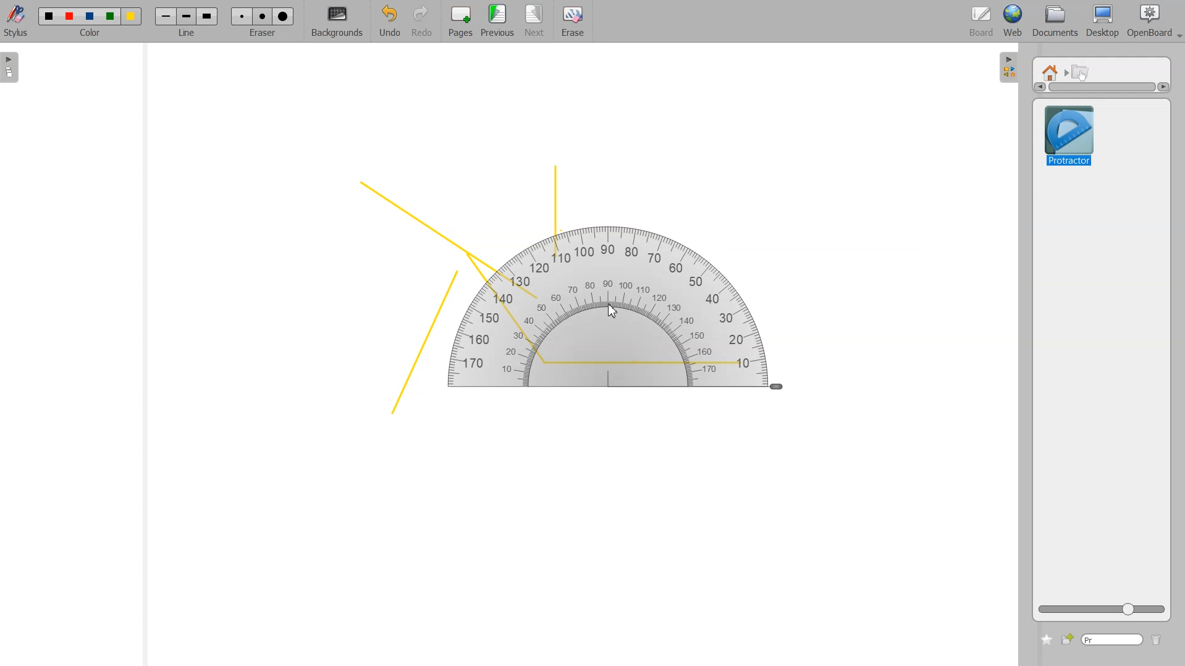 Image resolution: width=1185 pixels, height=666 pixels. Describe the element at coordinates (1069, 133) in the screenshot. I see `Protractor` at that location.